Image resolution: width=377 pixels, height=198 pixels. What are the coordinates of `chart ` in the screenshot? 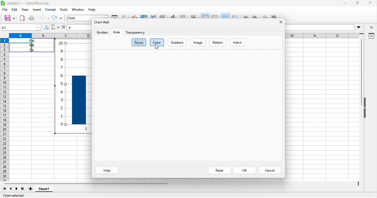 It's located at (78, 18).